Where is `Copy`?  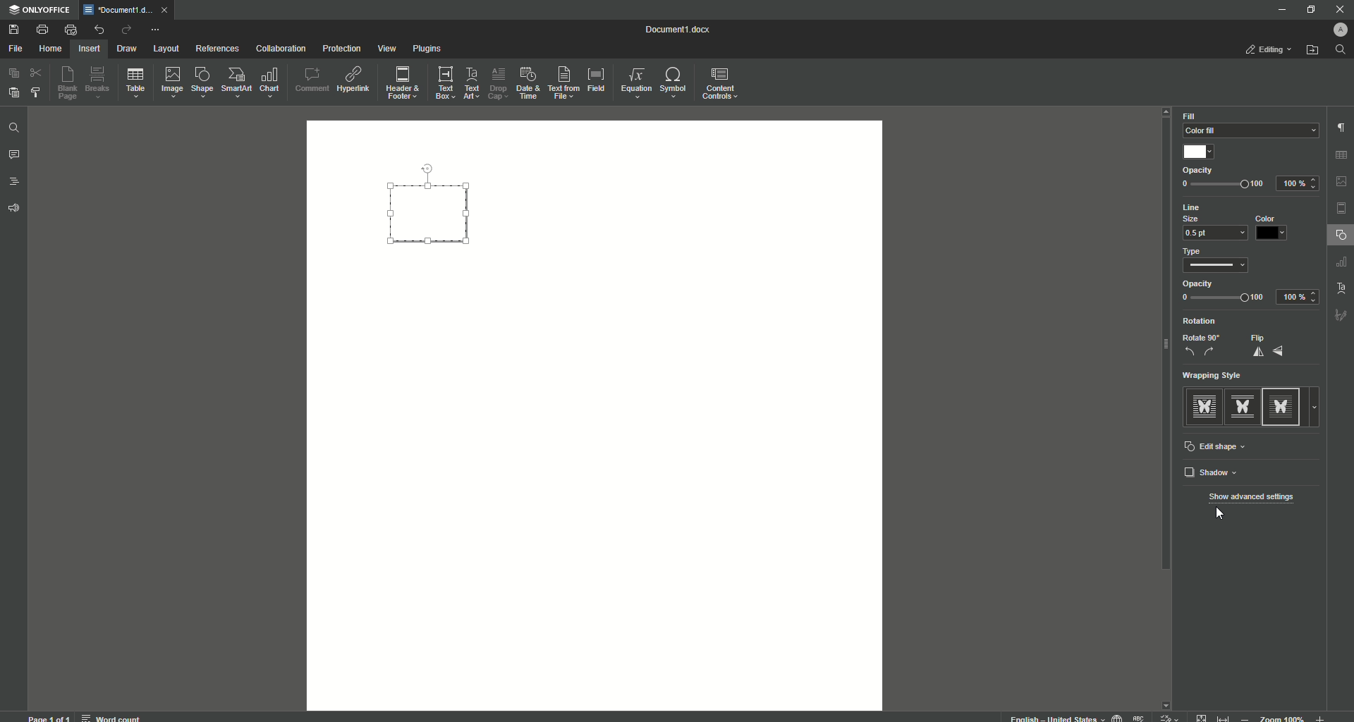
Copy is located at coordinates (14, 73).